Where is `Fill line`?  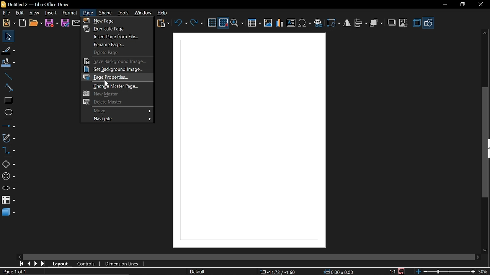
Fill line is located at coordinates (8, 50).